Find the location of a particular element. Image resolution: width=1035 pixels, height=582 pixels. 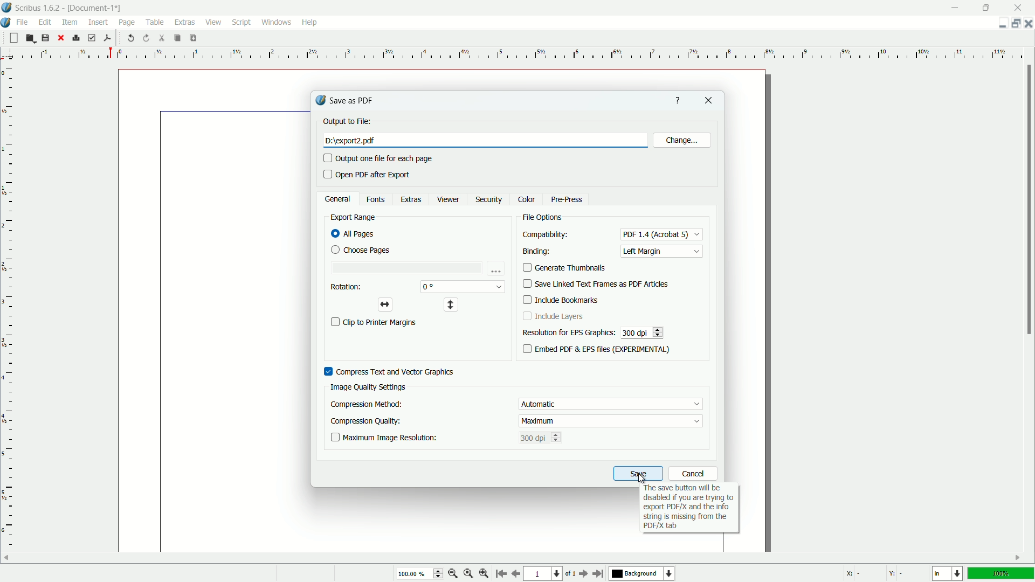

undo is located at coordinates (130, 38).